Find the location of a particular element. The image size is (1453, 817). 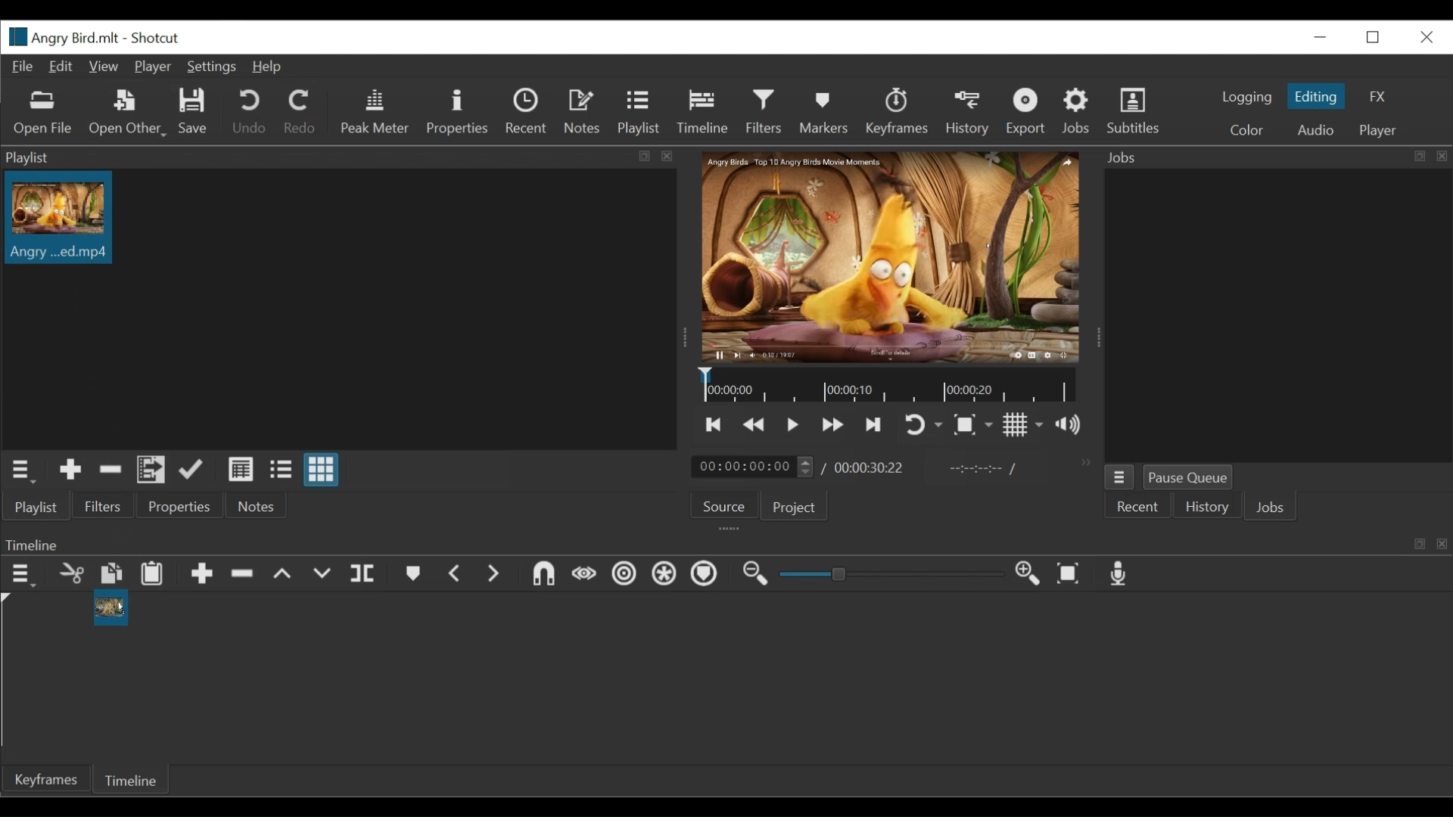

zoom timeline to fit is located at coordinates (1069, 573).